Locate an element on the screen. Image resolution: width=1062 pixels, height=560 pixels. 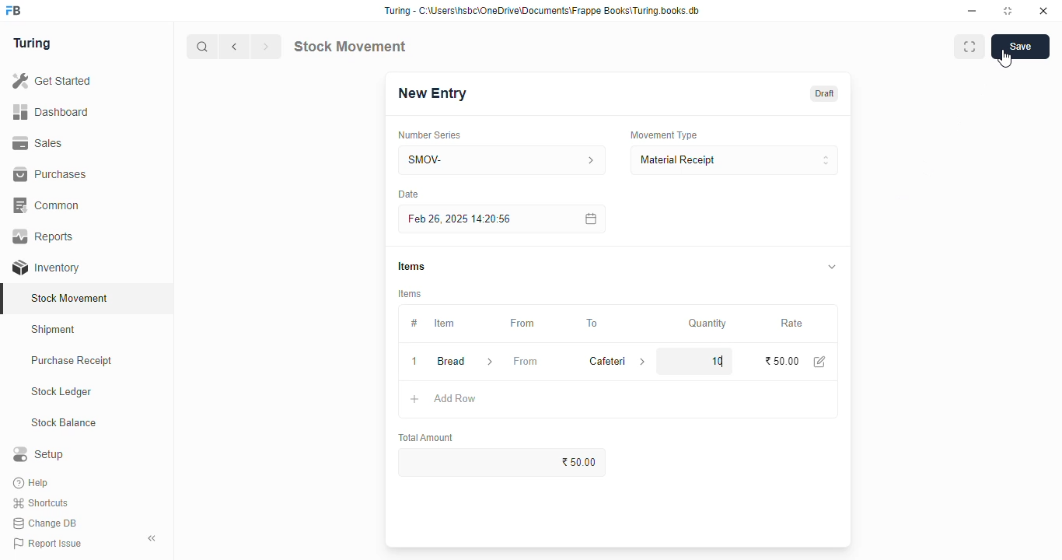
purchase receipt is located at coordinates (72, 360).